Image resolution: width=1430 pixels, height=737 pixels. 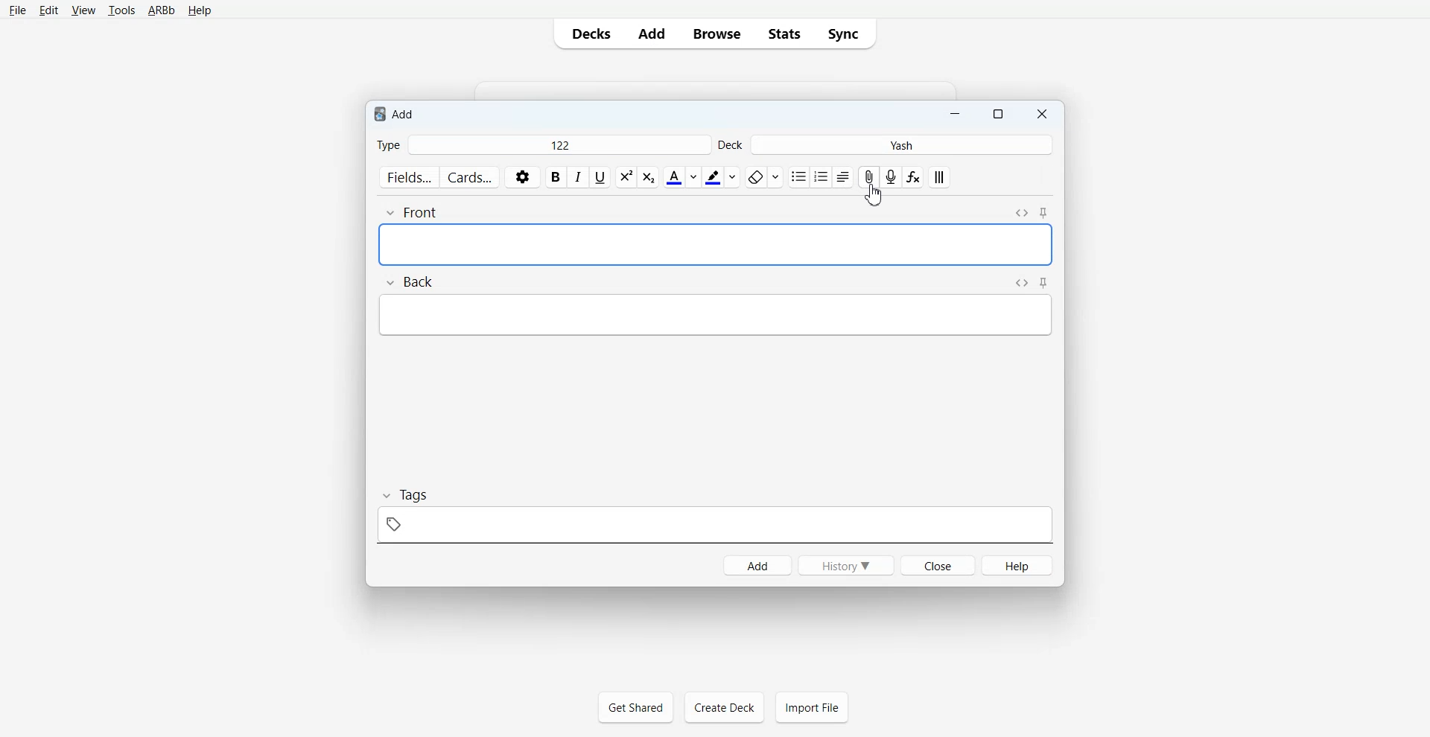 I want to click on Get Shared, so click(x=635, y=707).